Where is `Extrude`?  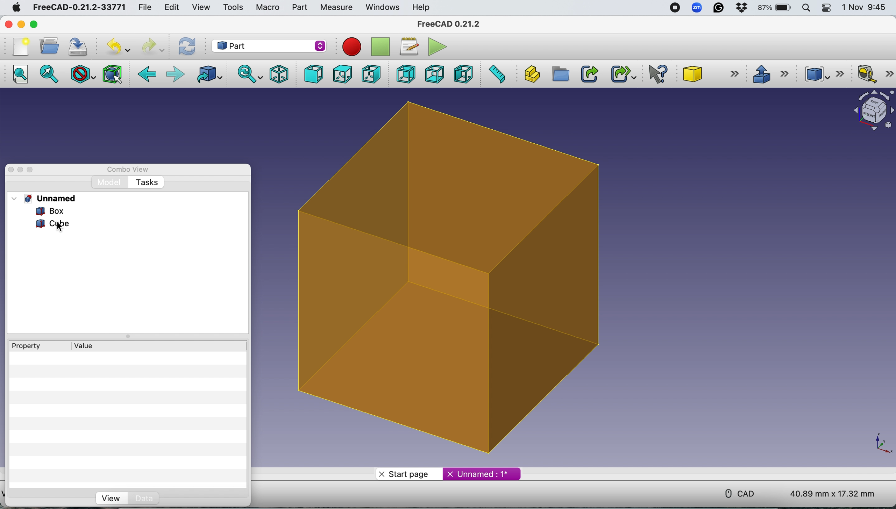 Extrude is located at coordinates (770, 73).